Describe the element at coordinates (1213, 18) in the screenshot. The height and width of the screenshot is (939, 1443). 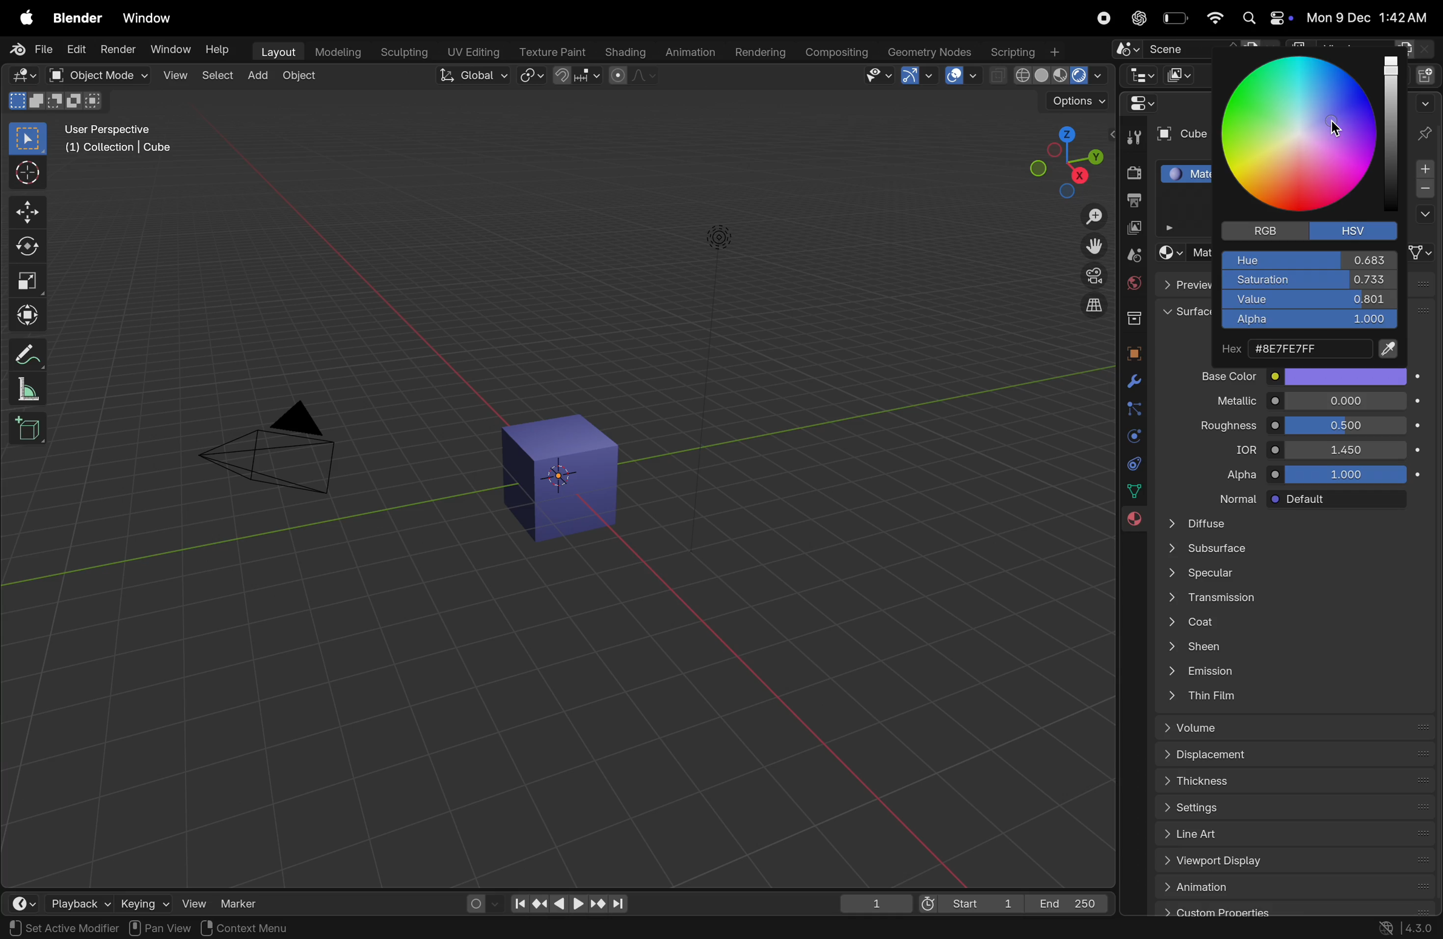
I see `wifi` at that location.